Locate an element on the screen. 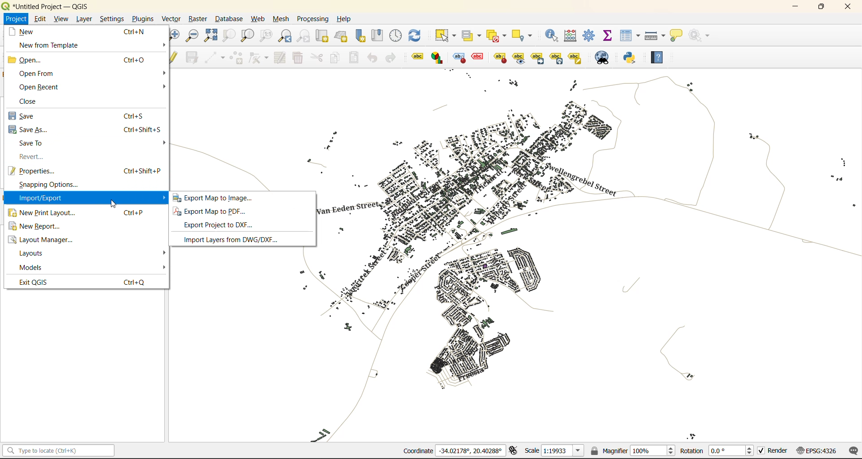 Image resolution: width=862 pixels, height=459 pixels. save as is located at coordinates (29, 129).